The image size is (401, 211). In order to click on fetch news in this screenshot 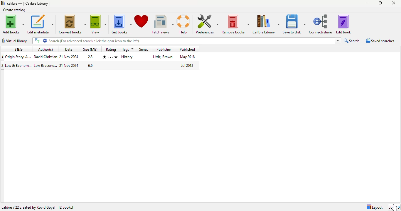, I will do `click(163, 24)`.